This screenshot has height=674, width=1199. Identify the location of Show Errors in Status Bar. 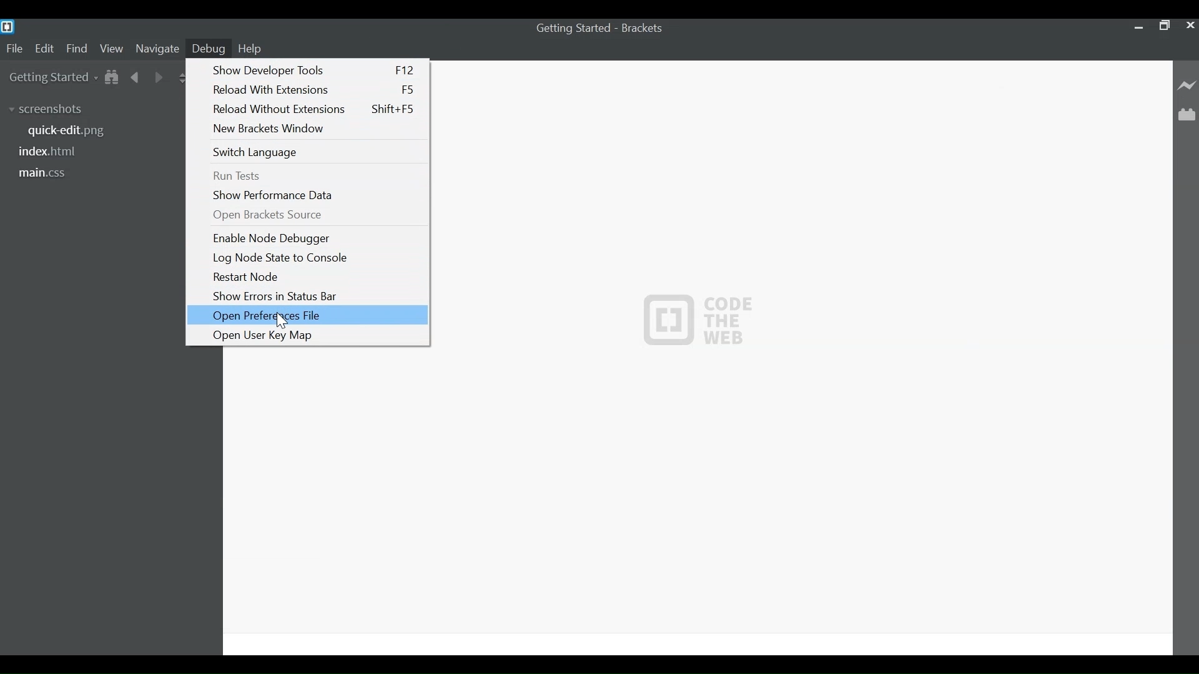
(314, 296).